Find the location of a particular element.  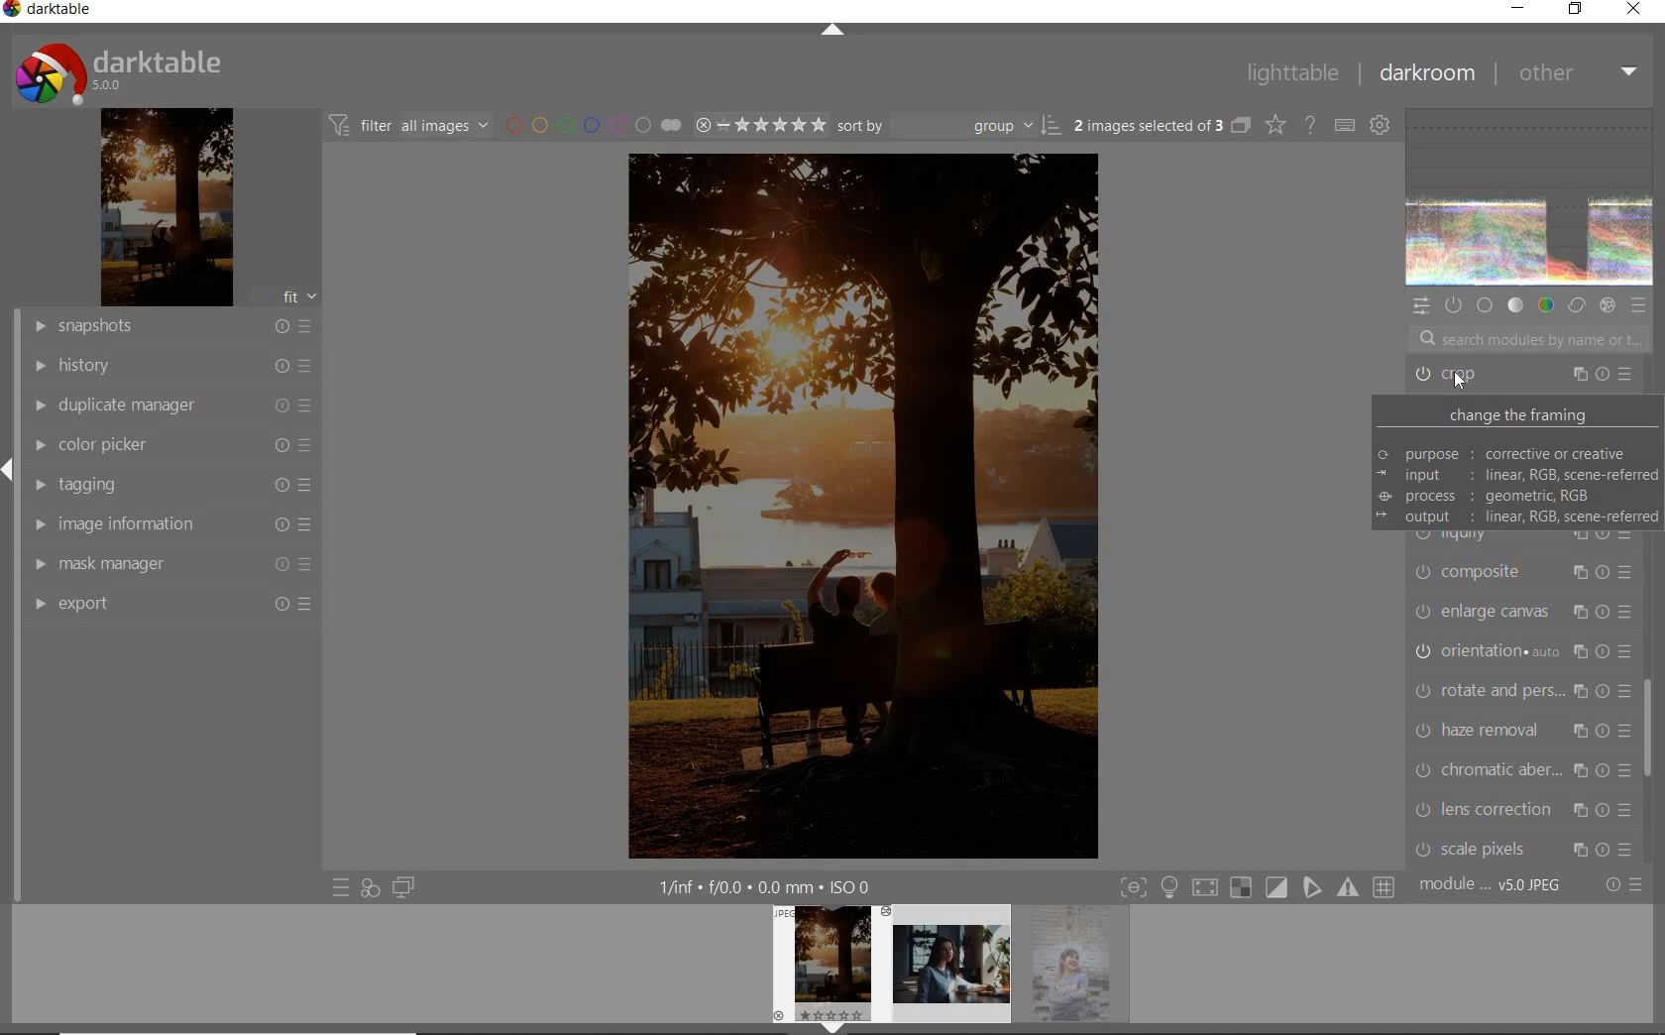

selected image is located at coordinates (862, 505).